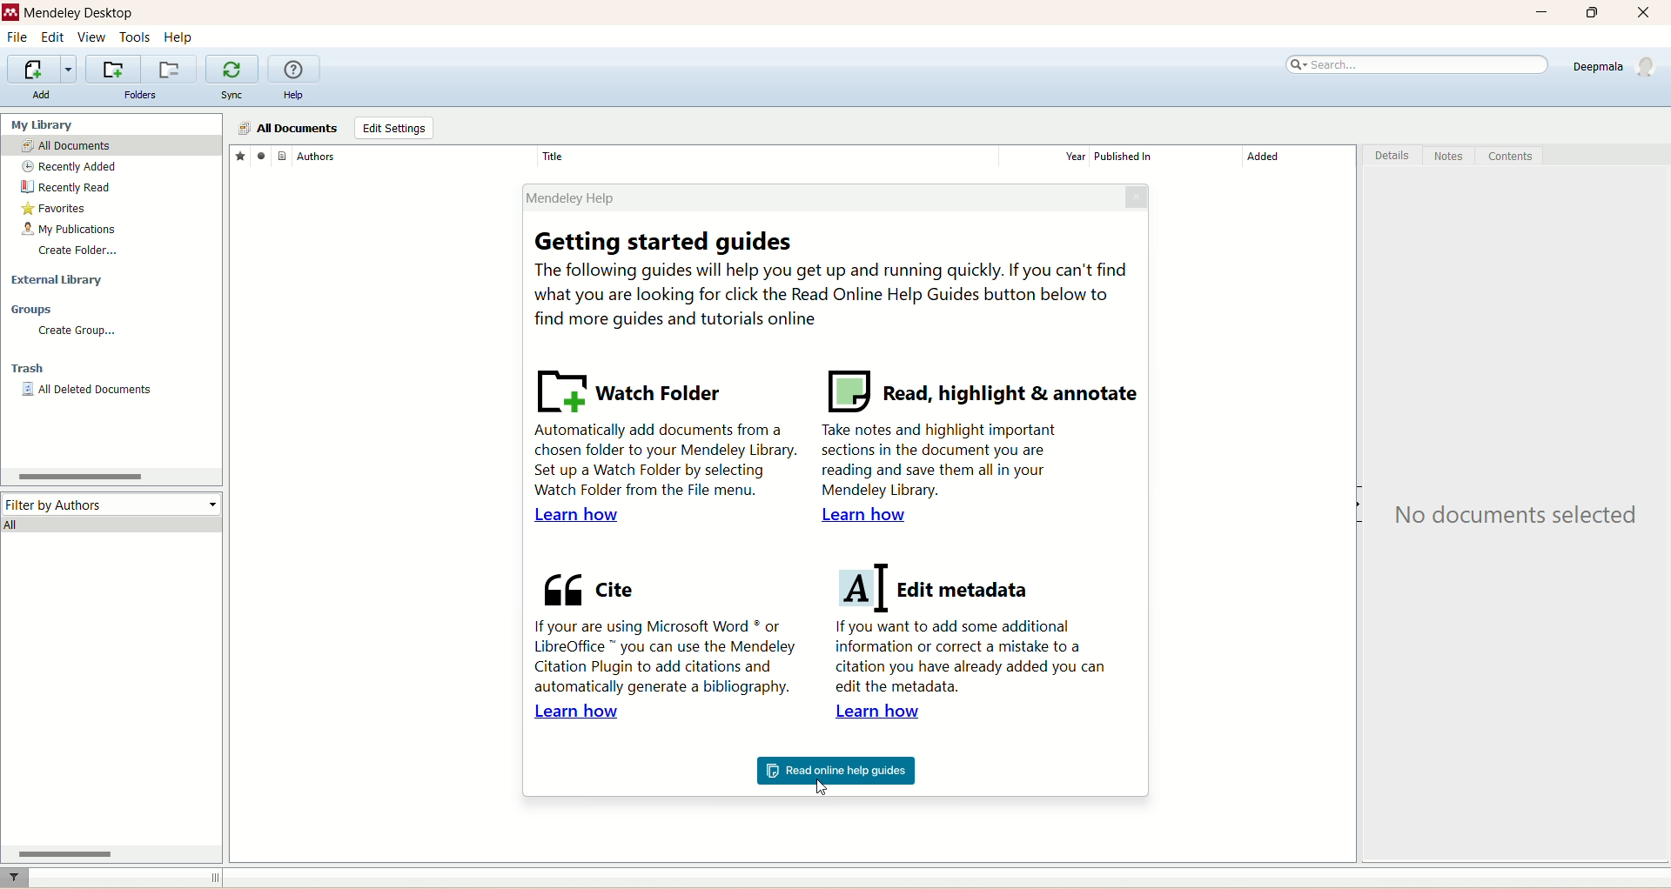 This screenshot has height=889, width=1671. What do you see at coordinates (289, 129) in the screenshot?
I see `all documents` at bounding box center [289, 129].